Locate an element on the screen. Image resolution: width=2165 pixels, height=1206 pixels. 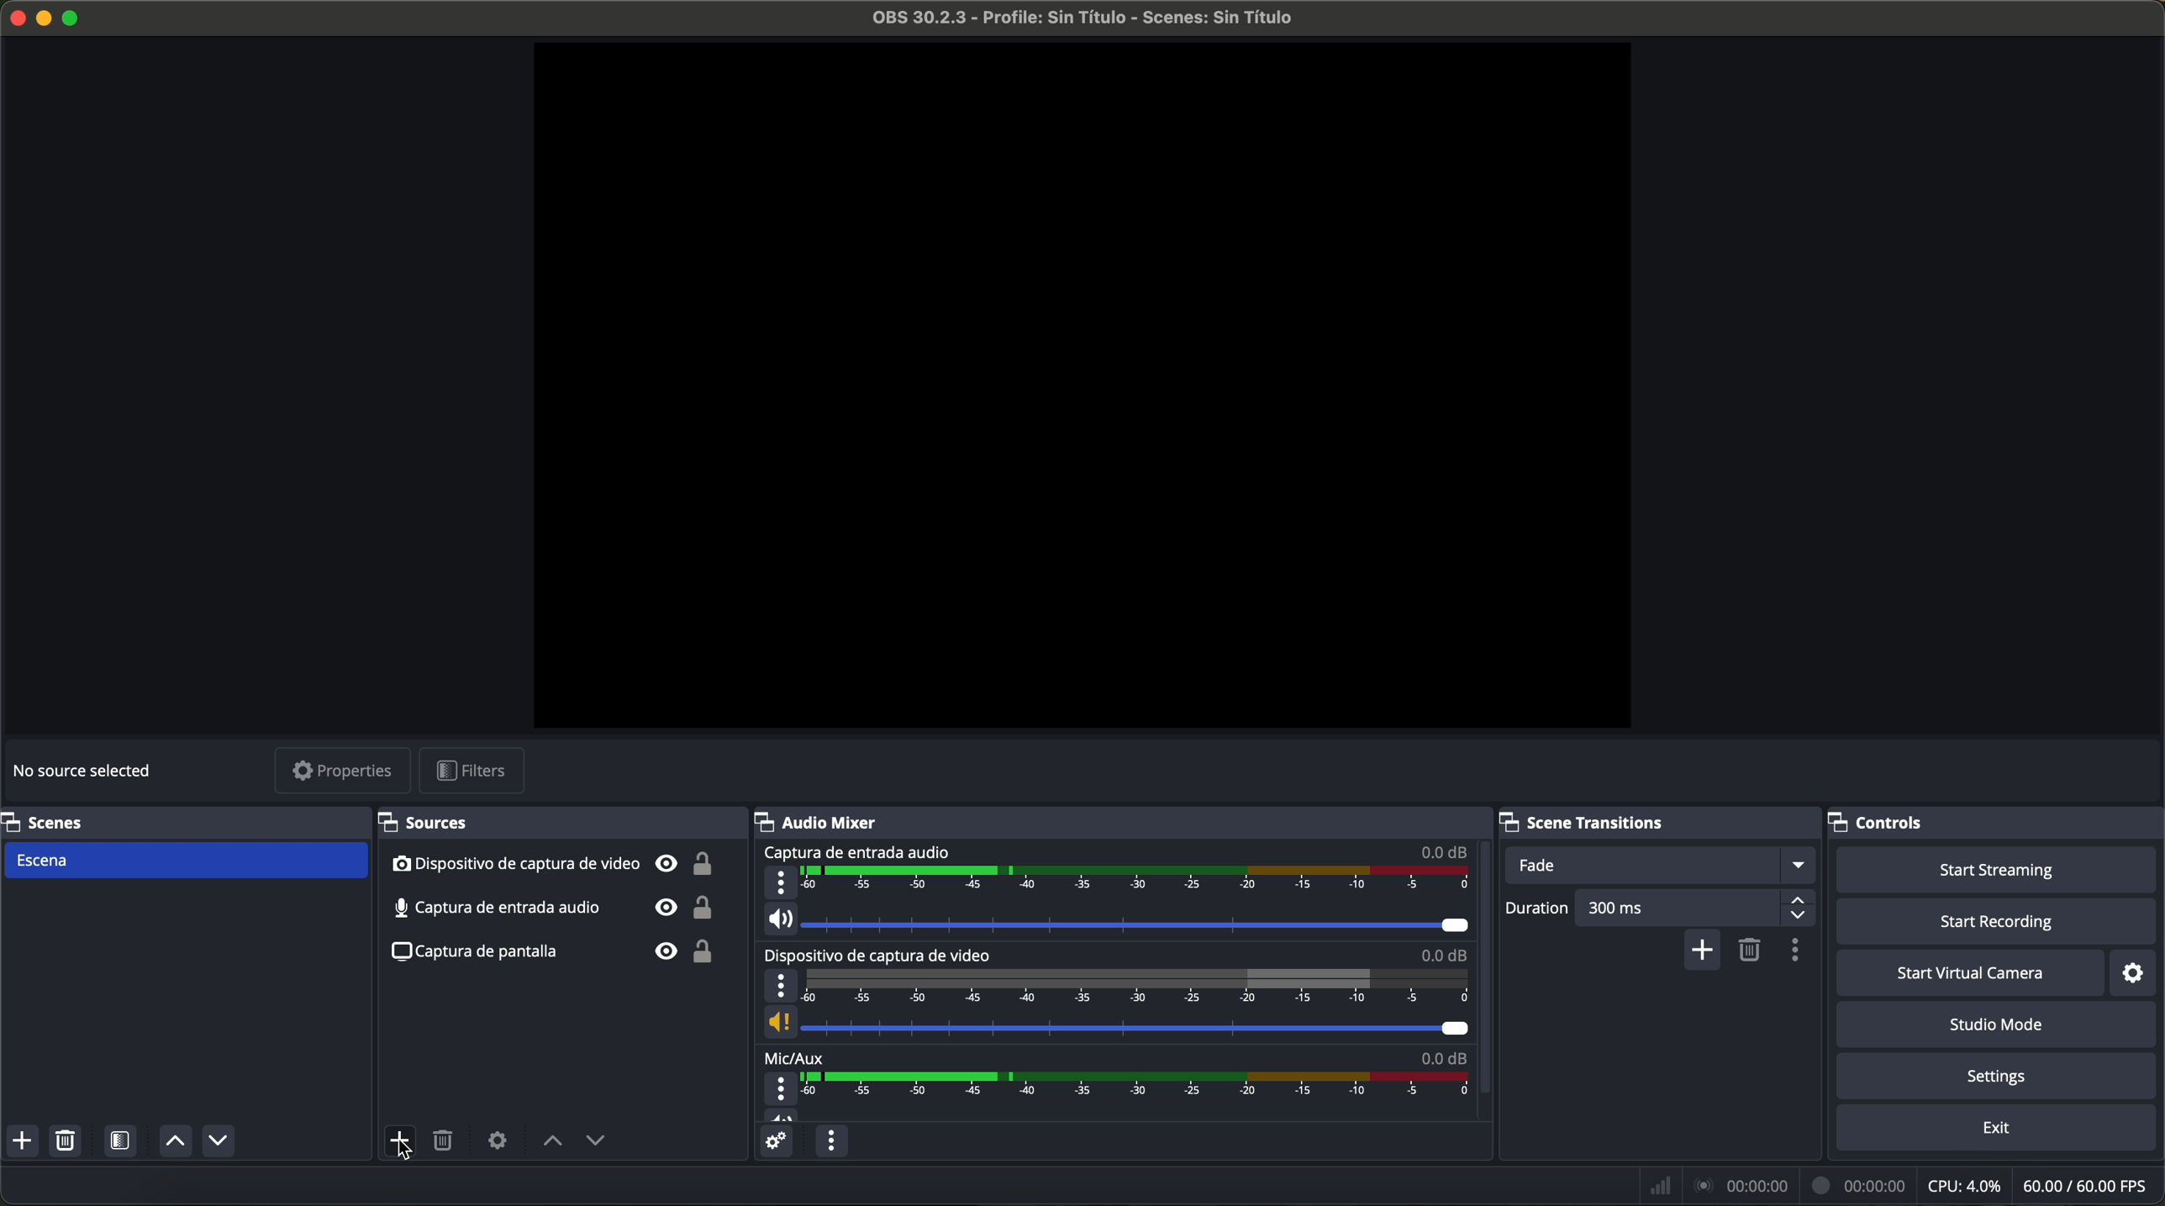
open scene filters is located at coordinates (123, 1142).